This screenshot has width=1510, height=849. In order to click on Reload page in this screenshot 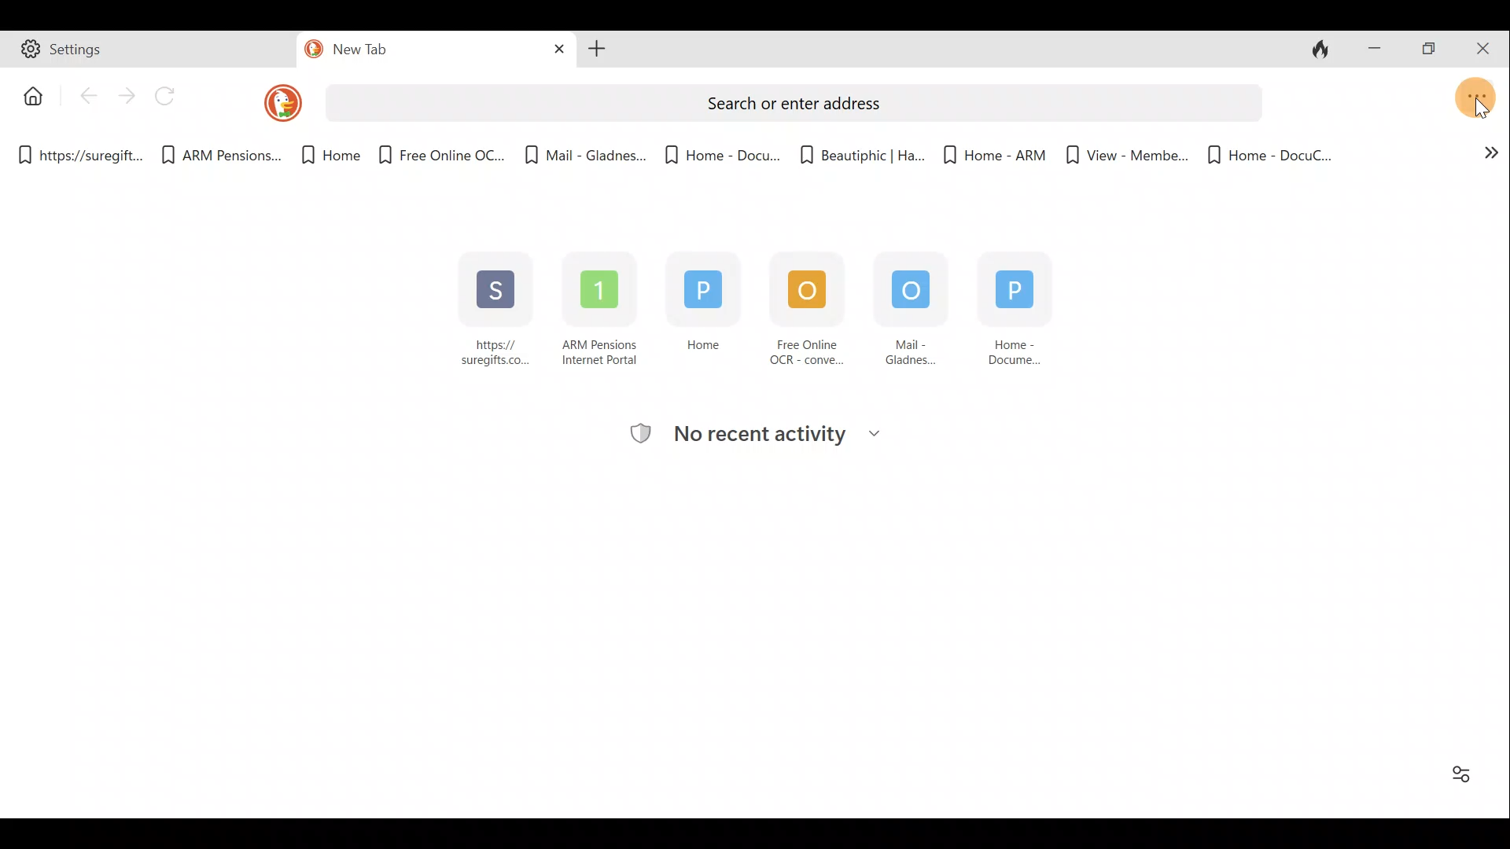, I will do `click(168, 99)`.